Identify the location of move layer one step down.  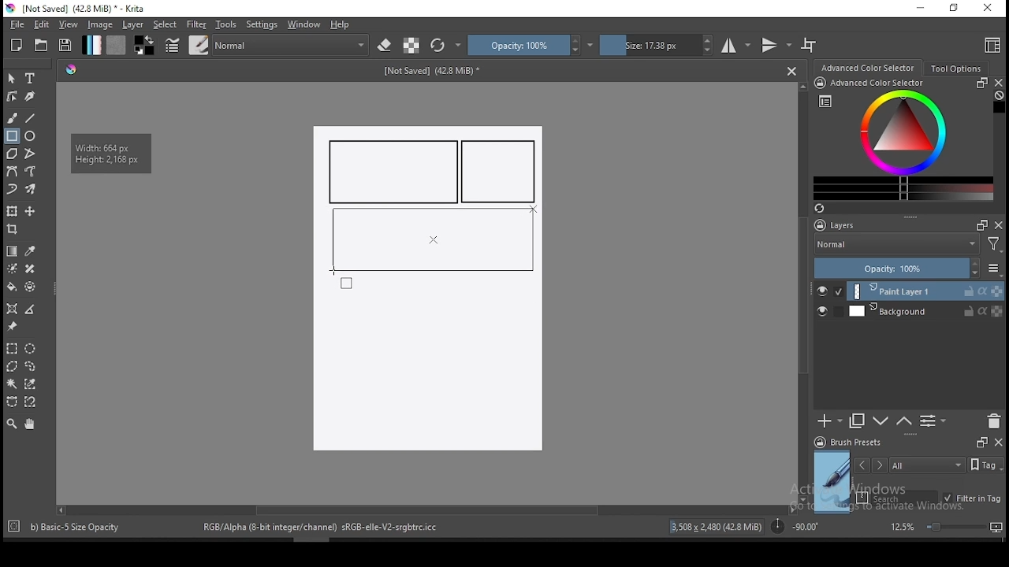
(904, 421).